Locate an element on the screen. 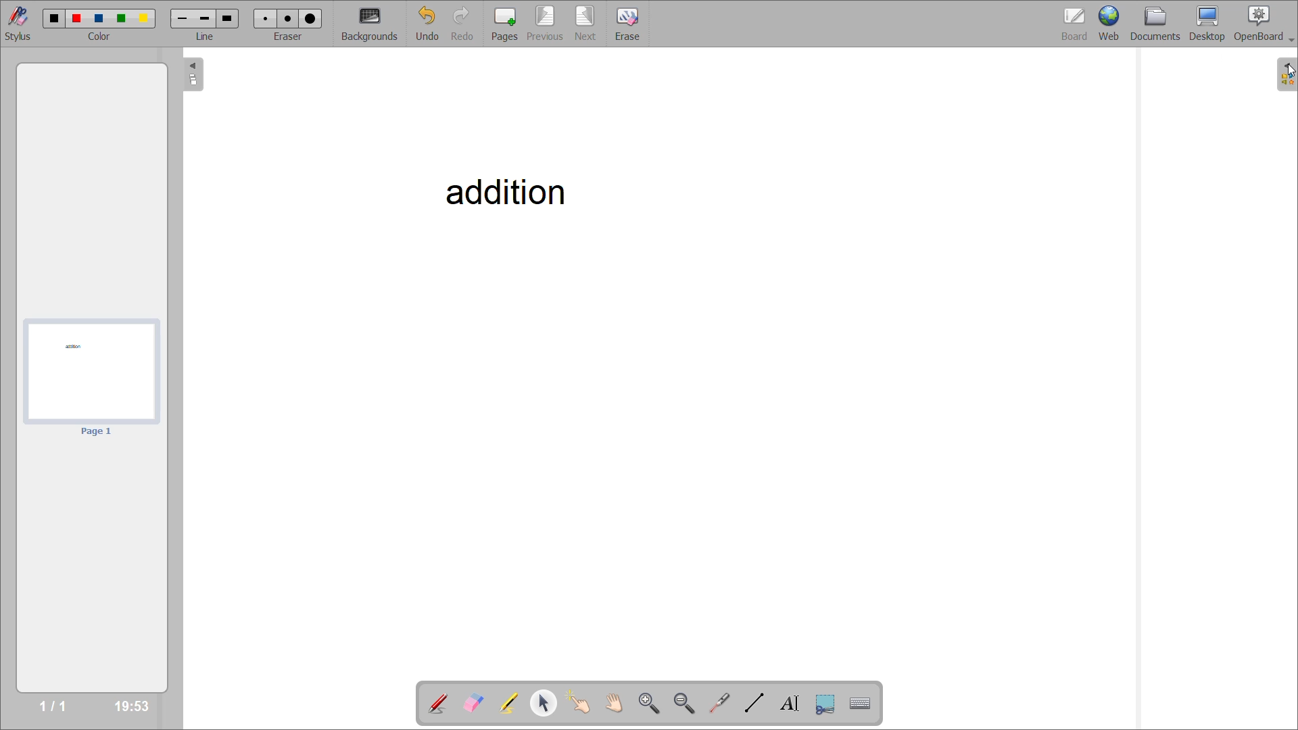 This screenshot has height=730, width=1298. next is located at coordinates (587, 24).